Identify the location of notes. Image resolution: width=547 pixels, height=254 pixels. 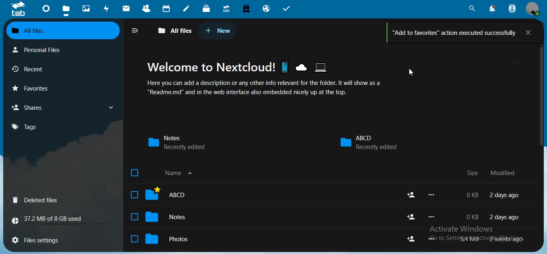
(182, 142).